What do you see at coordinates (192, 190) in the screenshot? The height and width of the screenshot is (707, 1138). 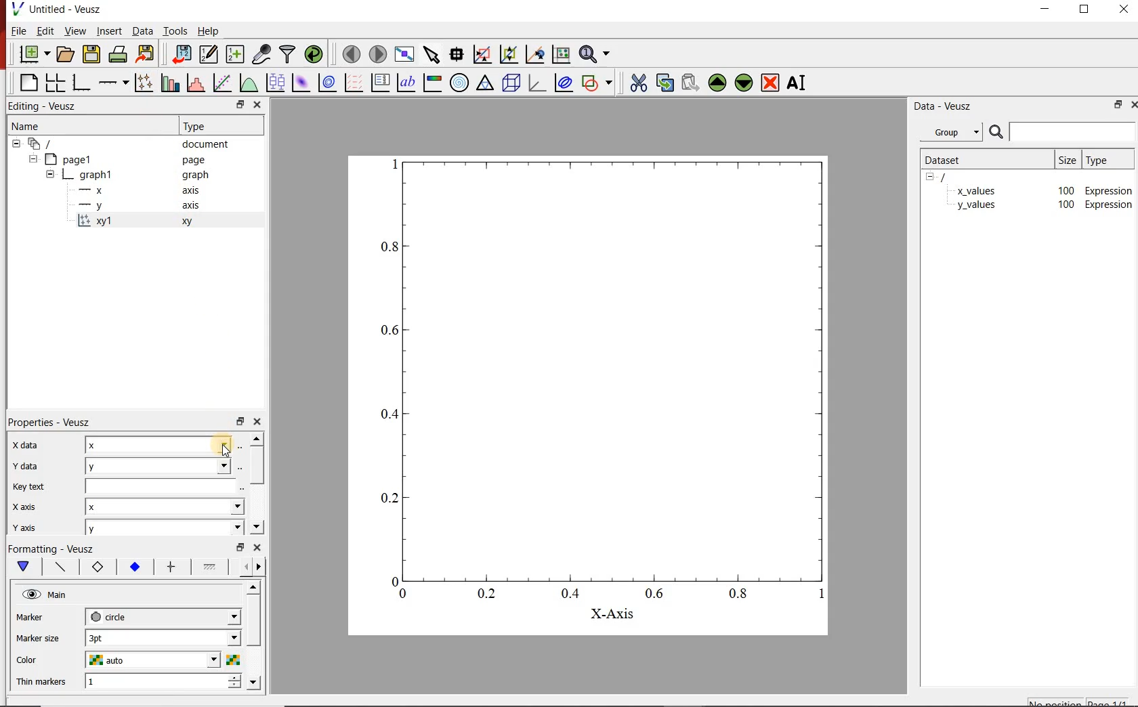 I see `axis` at bounding box center [192, 190].